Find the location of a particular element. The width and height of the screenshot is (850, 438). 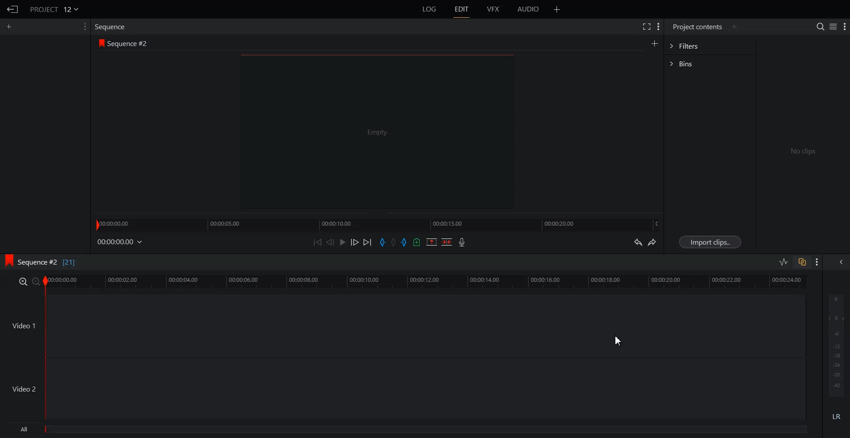

File Time is located at coordinates (120, 242).